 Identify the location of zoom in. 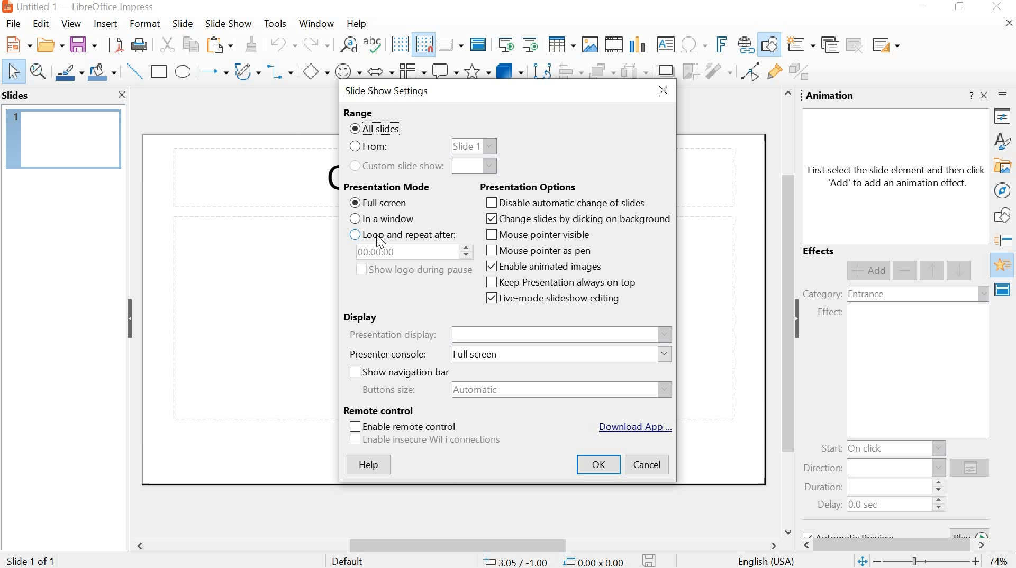
(976, 563).